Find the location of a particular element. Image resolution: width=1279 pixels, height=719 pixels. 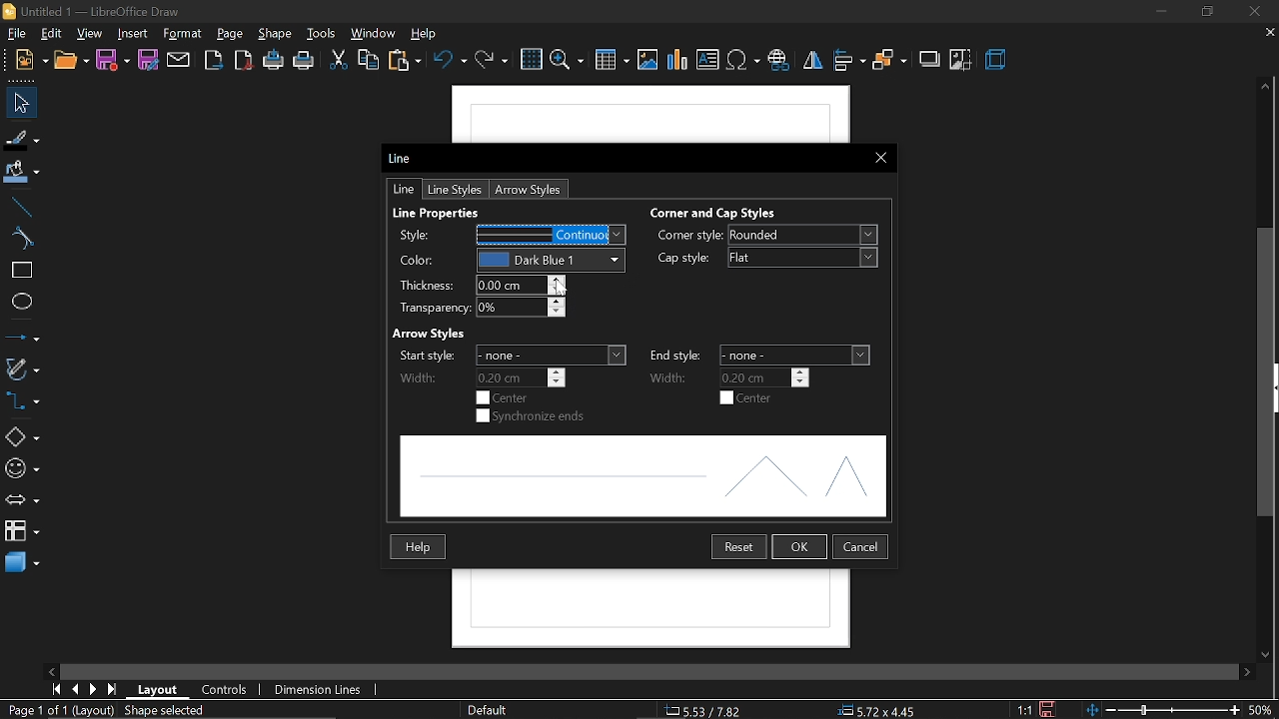

save as is located at coordinates (147, 61).